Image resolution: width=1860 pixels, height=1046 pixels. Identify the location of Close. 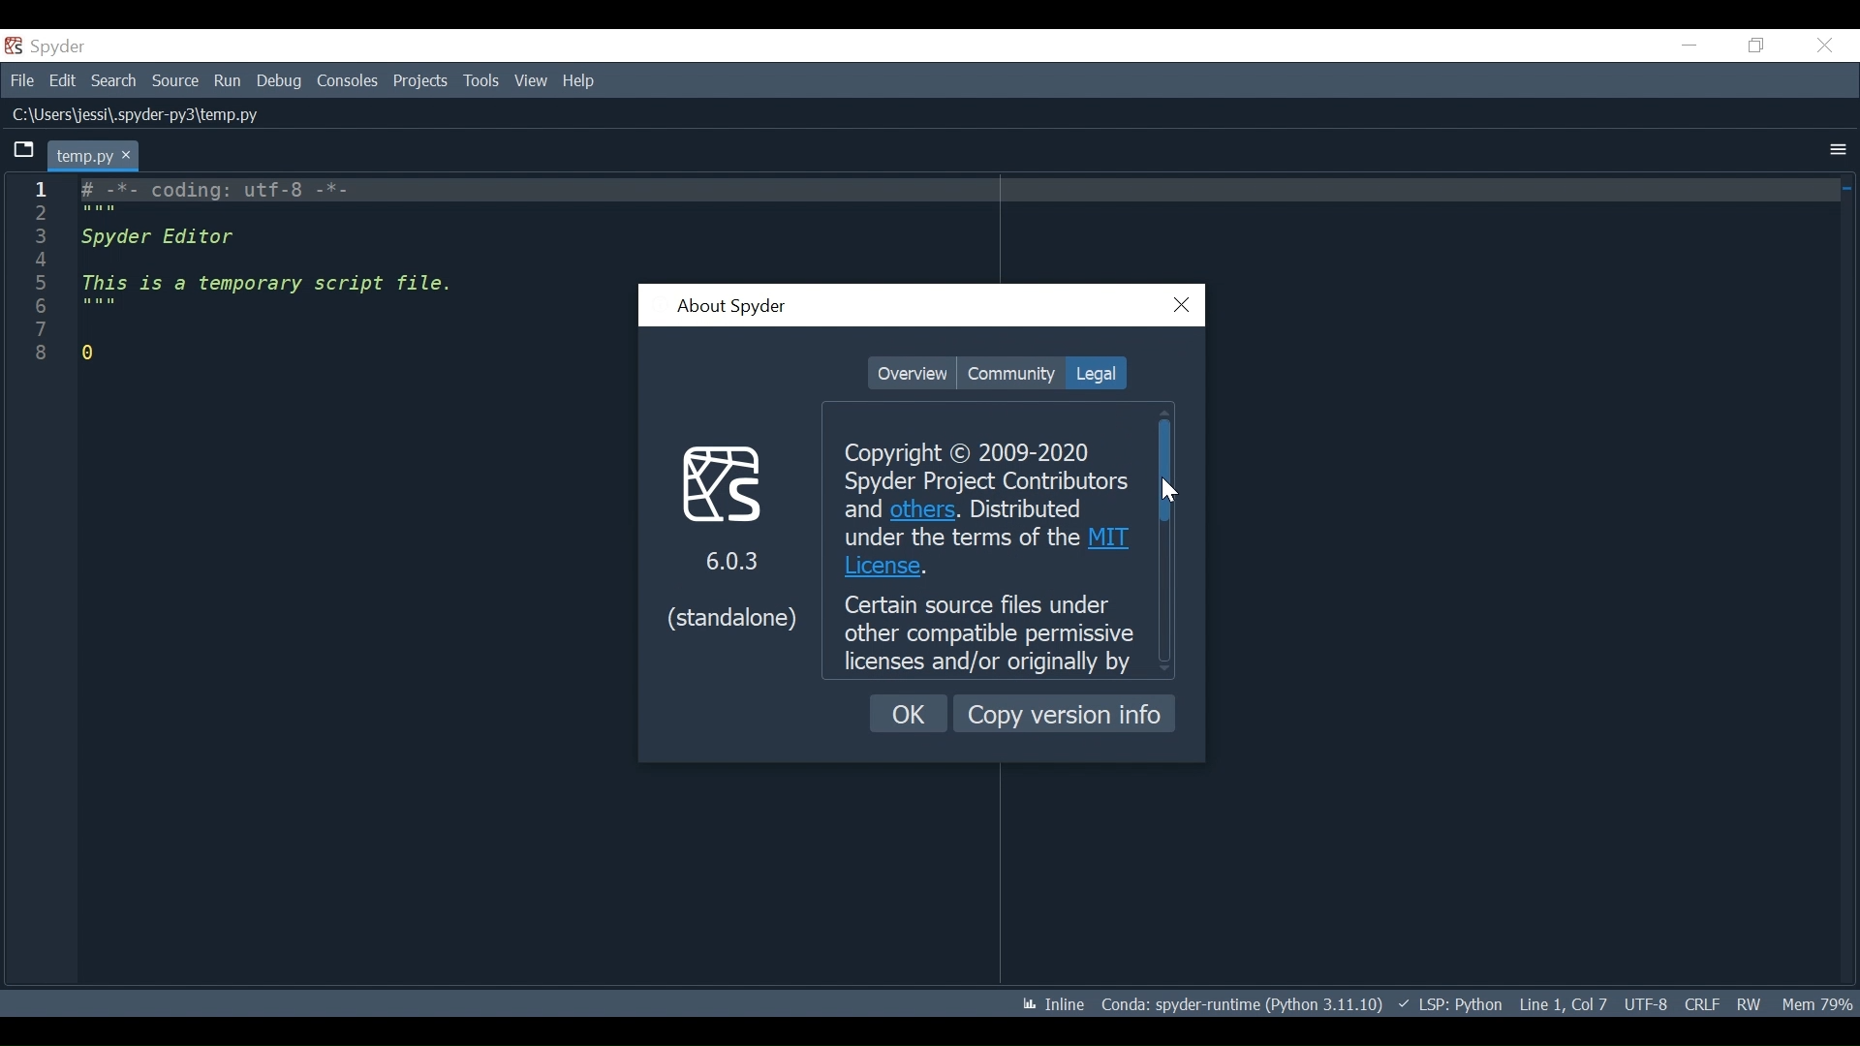
(1183, 306).